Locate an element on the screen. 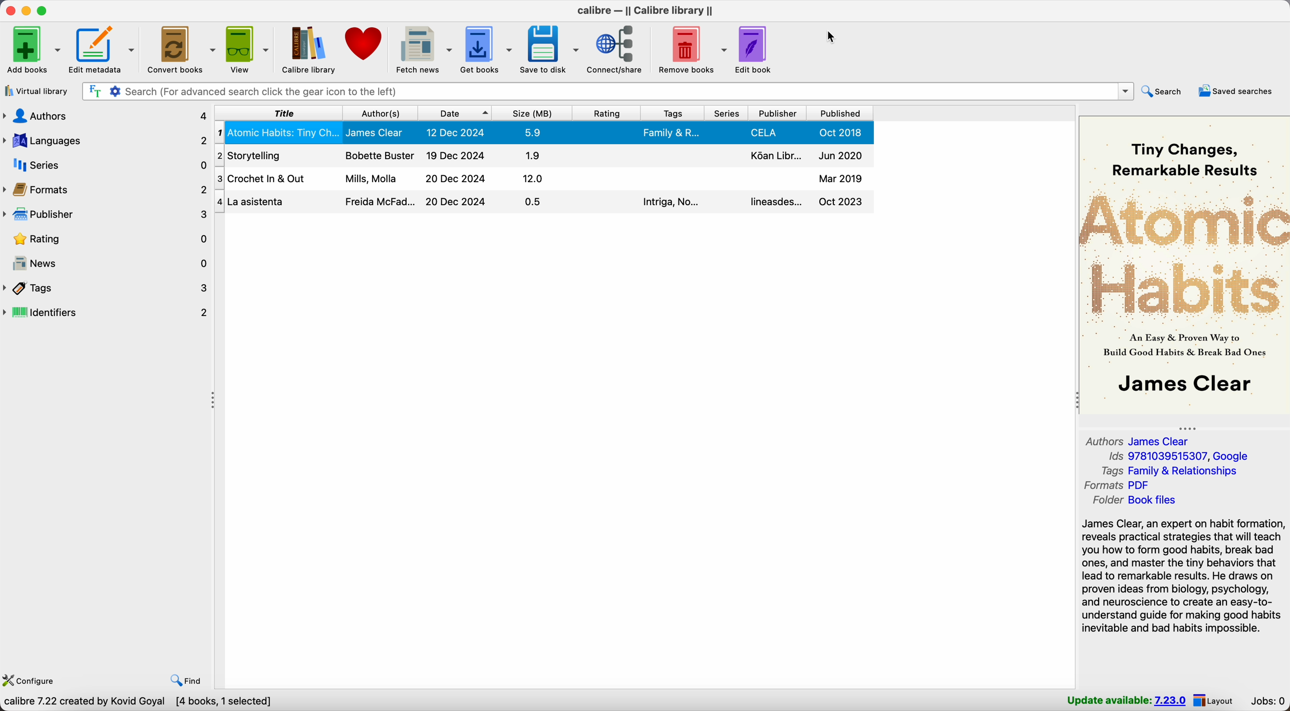 The image size is (1290, 711). convert books is located at coordinates (183, 49).